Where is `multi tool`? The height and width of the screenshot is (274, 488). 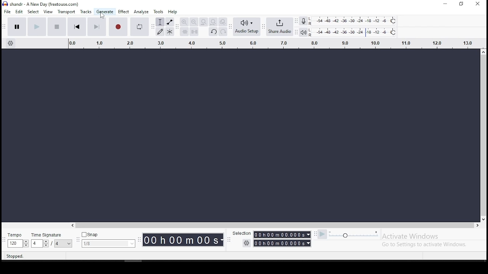 multi tool is located at coordinates (170, 31).